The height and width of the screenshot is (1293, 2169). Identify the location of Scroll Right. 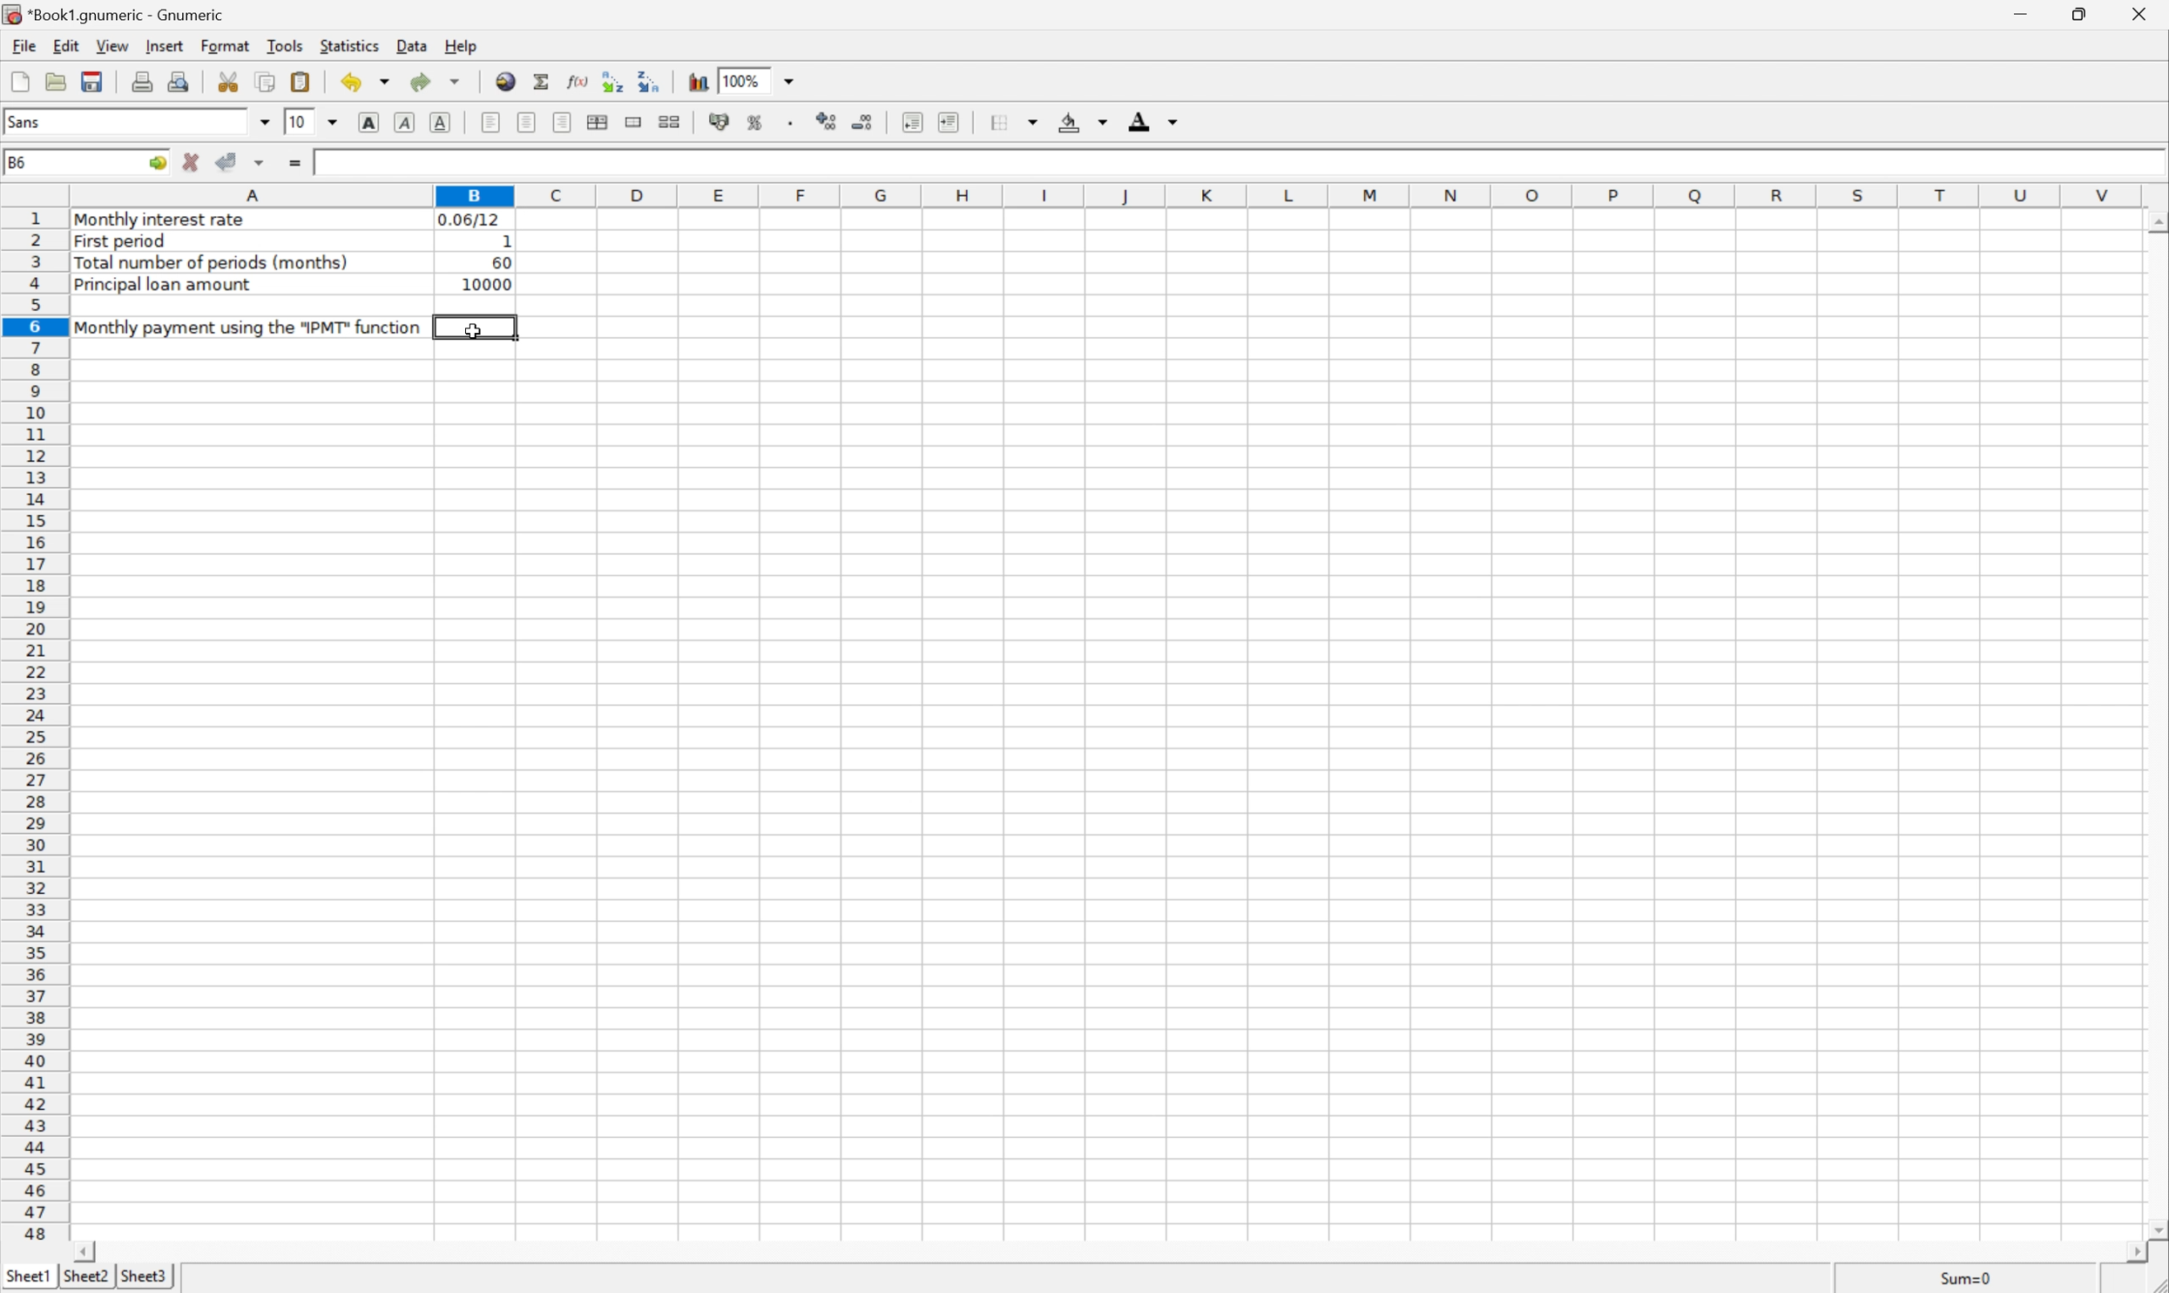
(2132, 1253).